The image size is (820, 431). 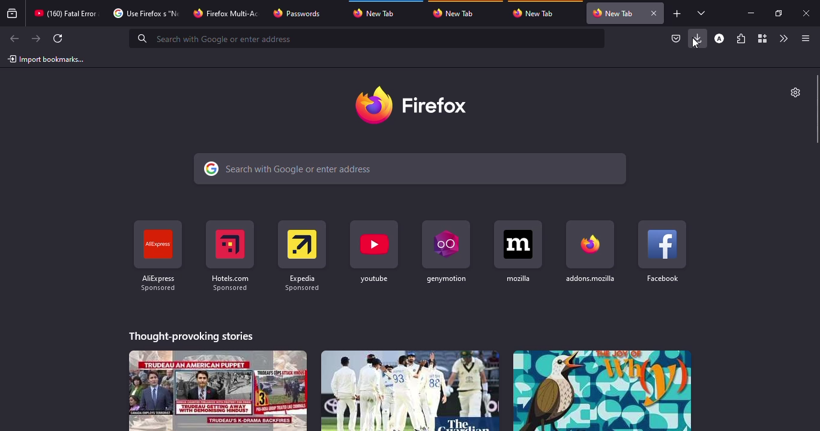 What do you see at coordinates (601, 390) in the screenshot?
I see `stories` at bounding box center [601, 390].